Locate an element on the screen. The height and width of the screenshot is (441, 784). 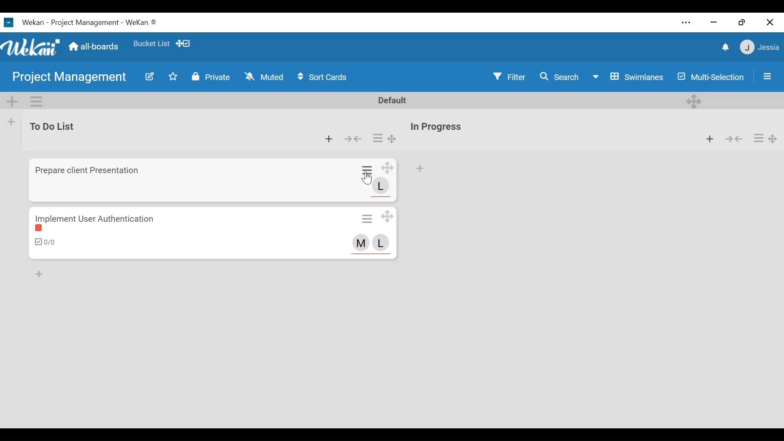
Desktop drag handle is located at coordinates (393, 139).